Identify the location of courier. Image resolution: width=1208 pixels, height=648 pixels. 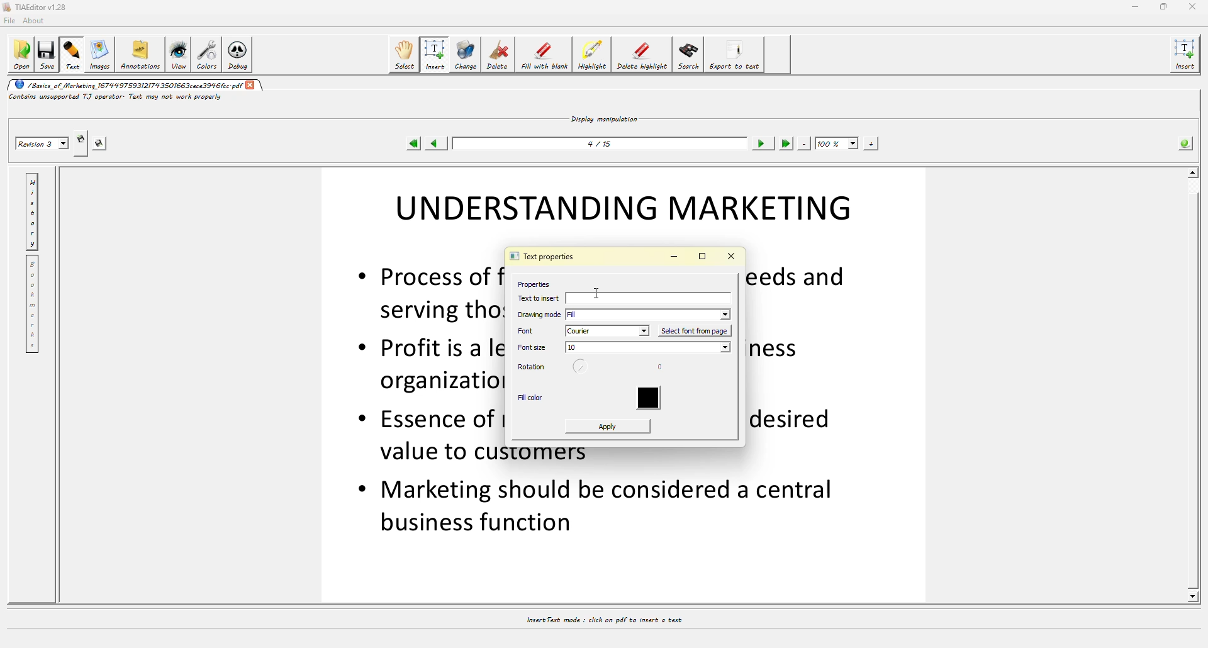
(608, 331).